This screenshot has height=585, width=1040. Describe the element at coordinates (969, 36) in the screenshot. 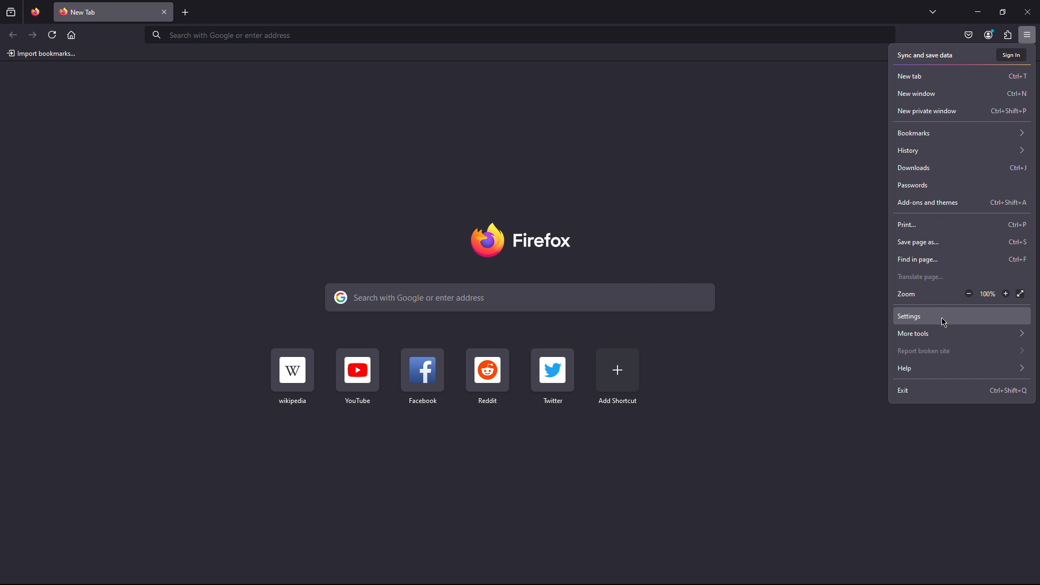

I see `Pocket` at that location.